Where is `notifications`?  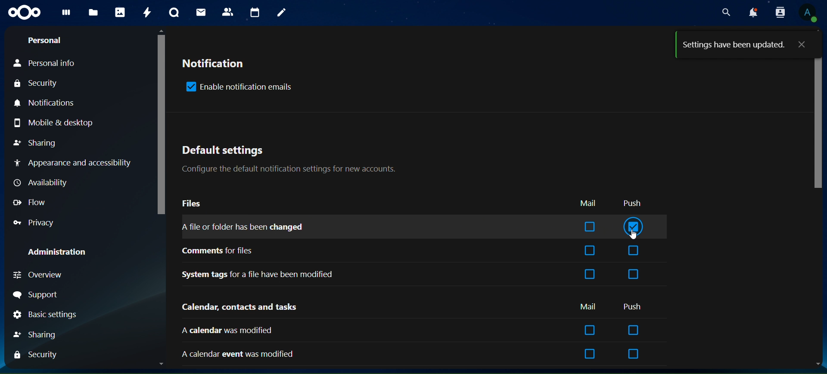
notifications is located at coordinates (751, 12).